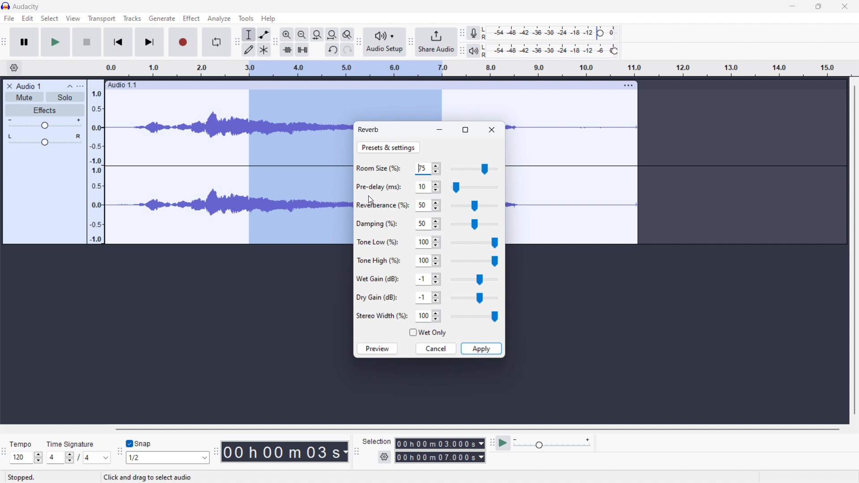  What do you see at coordinates (56, 42) in the screenshot?
I see `play` at bounding box center [56, 42].